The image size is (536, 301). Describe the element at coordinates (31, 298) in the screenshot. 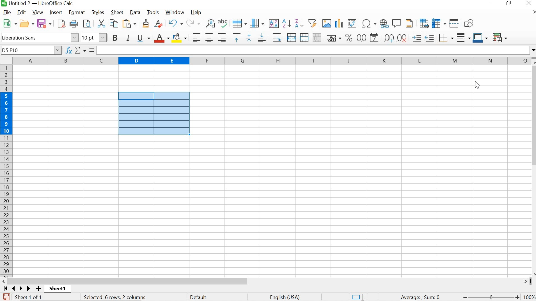

I see `SHEET 1 OF 1` at that location.